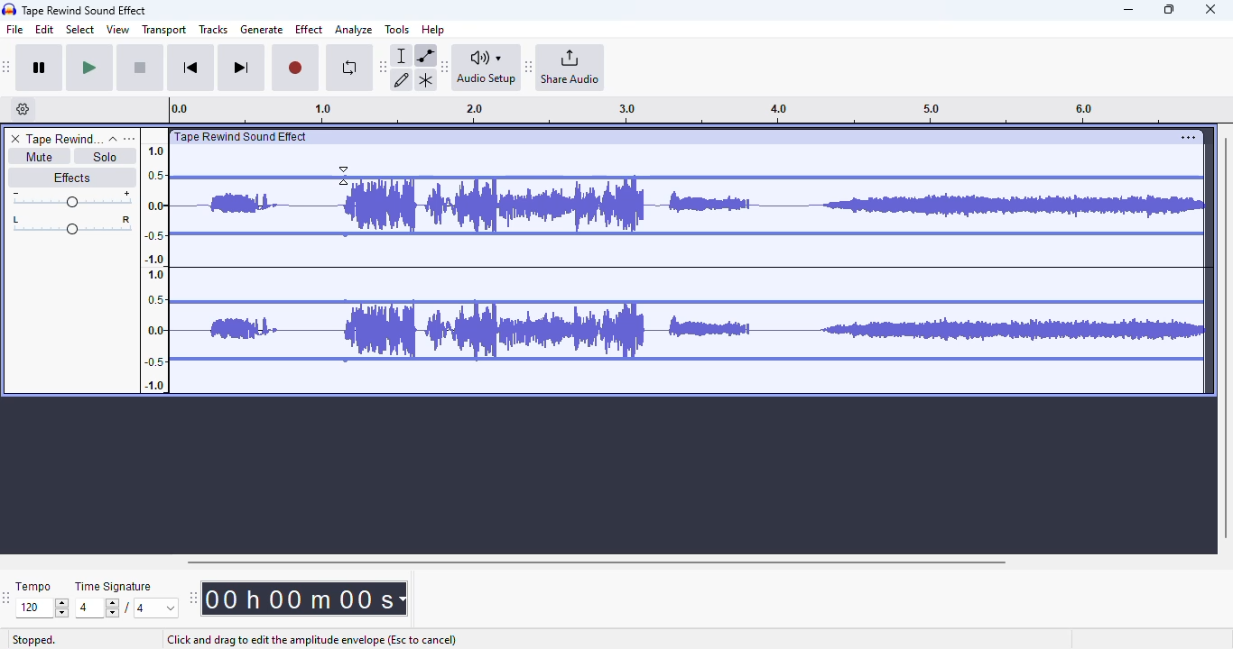 The width and height of the screenshot is (1233, 649). I want to click on delete track, so click(15, 139).